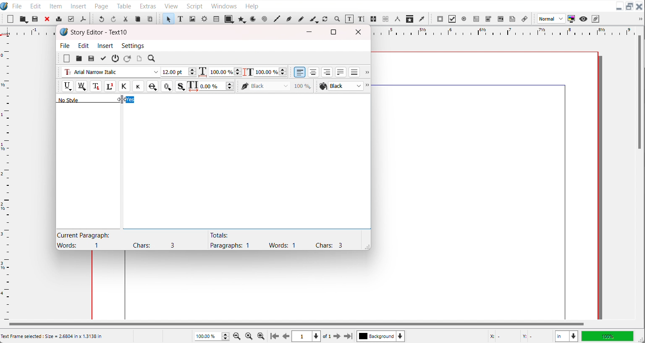  What do you see at coordinates (103, 58) in the screenshot?
I see `Update` at bounding box center [103, 58].